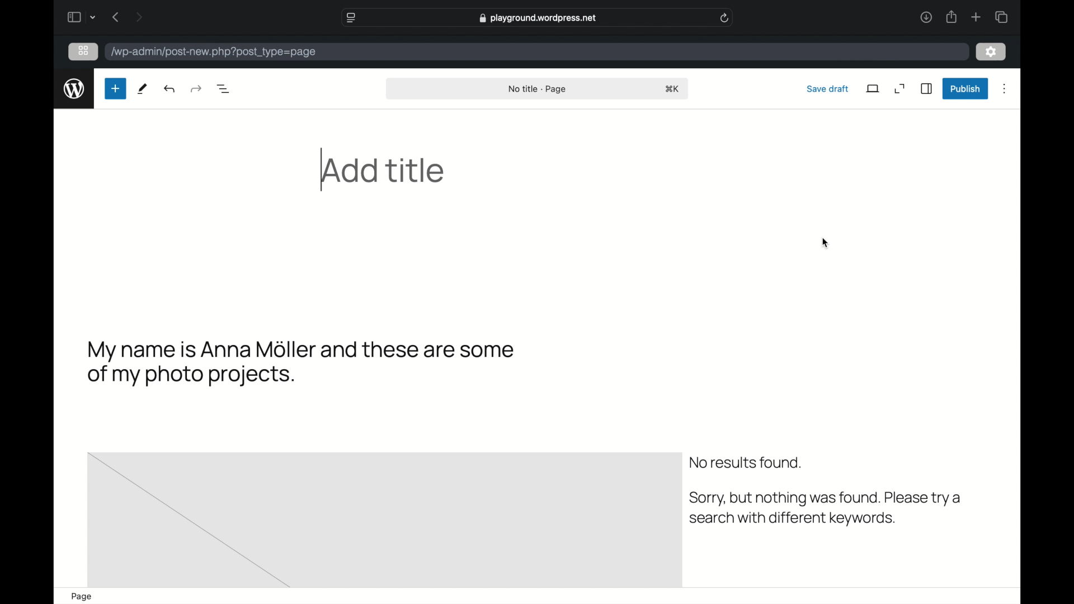 Image resolution: width=1074 pixels, height=604 pixels. What do you see at coordinates (828, 88) in the screenshot?
I see `save draft` at bounding box center [828, 88].